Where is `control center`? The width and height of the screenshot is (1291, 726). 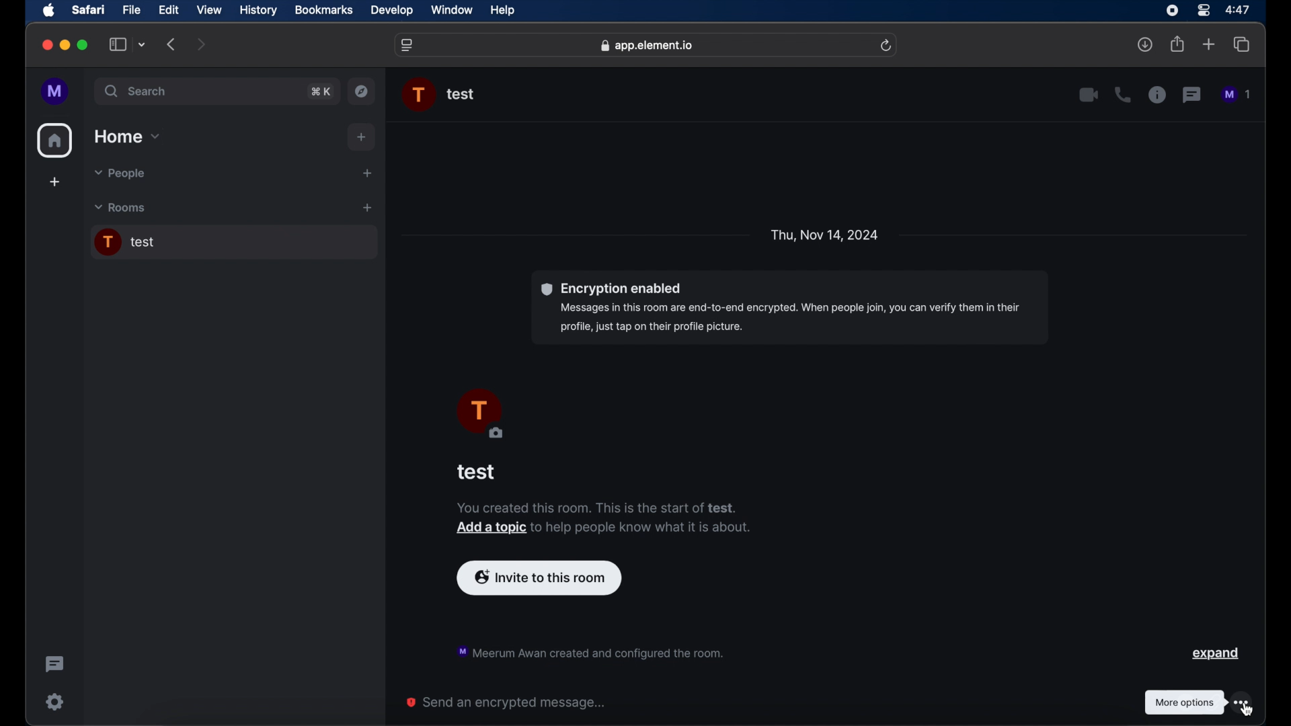 control center is located at coordinates (1202, 9).